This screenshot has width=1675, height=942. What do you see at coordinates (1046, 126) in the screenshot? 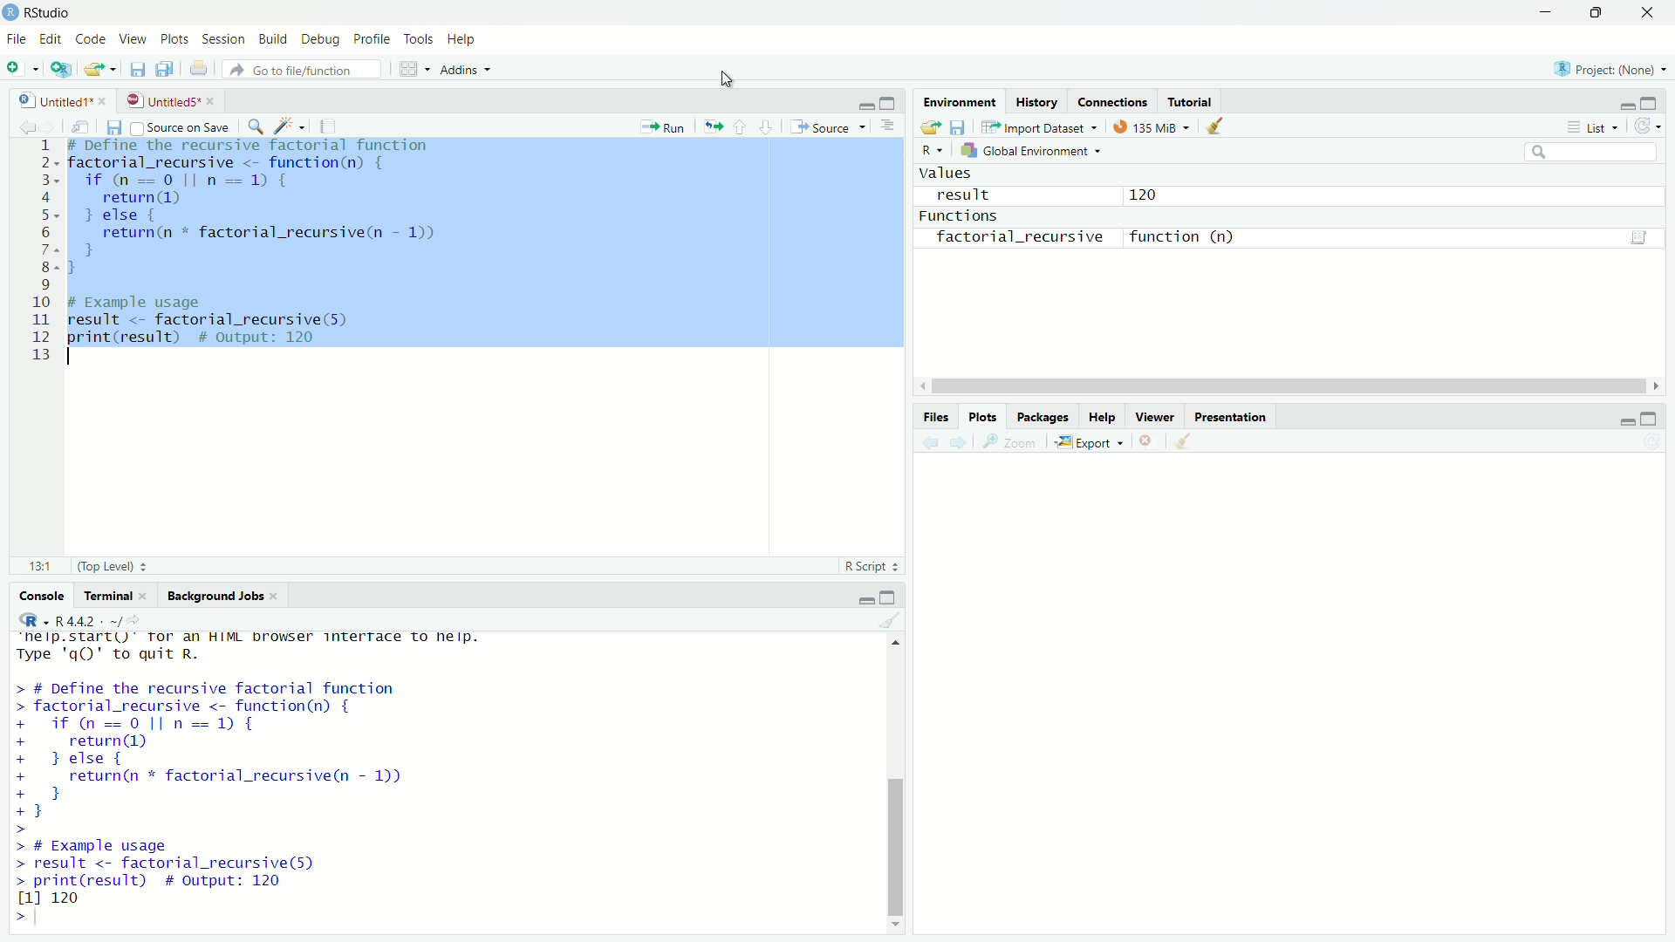
I see `Import Dataset` at bounding box center [1046, 126].